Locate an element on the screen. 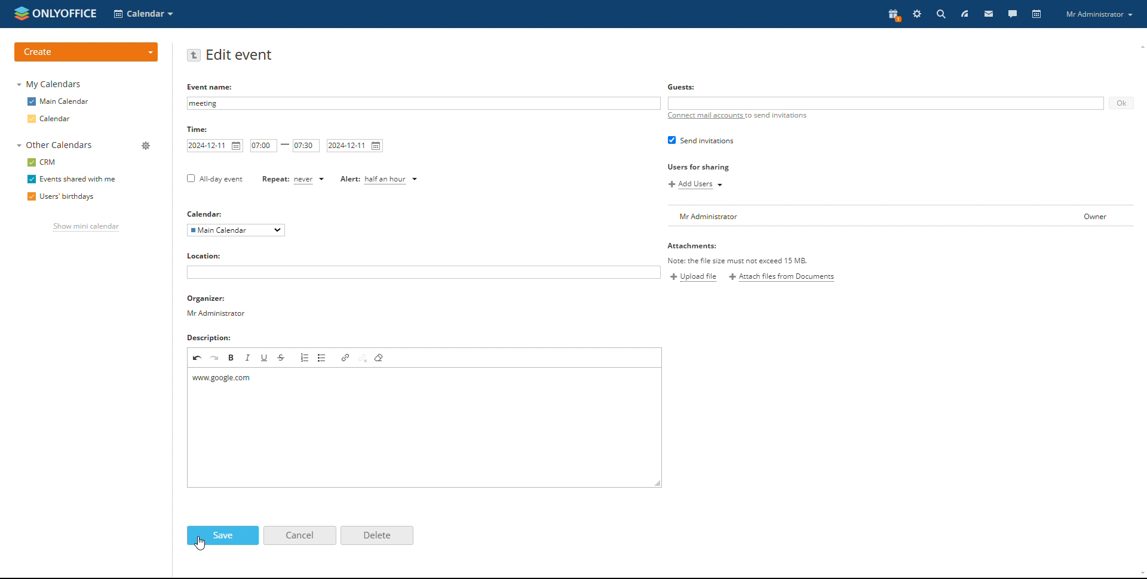 This screenshot has height=579, width=1147. connect mail accounts is located at coordinates (704, 116).